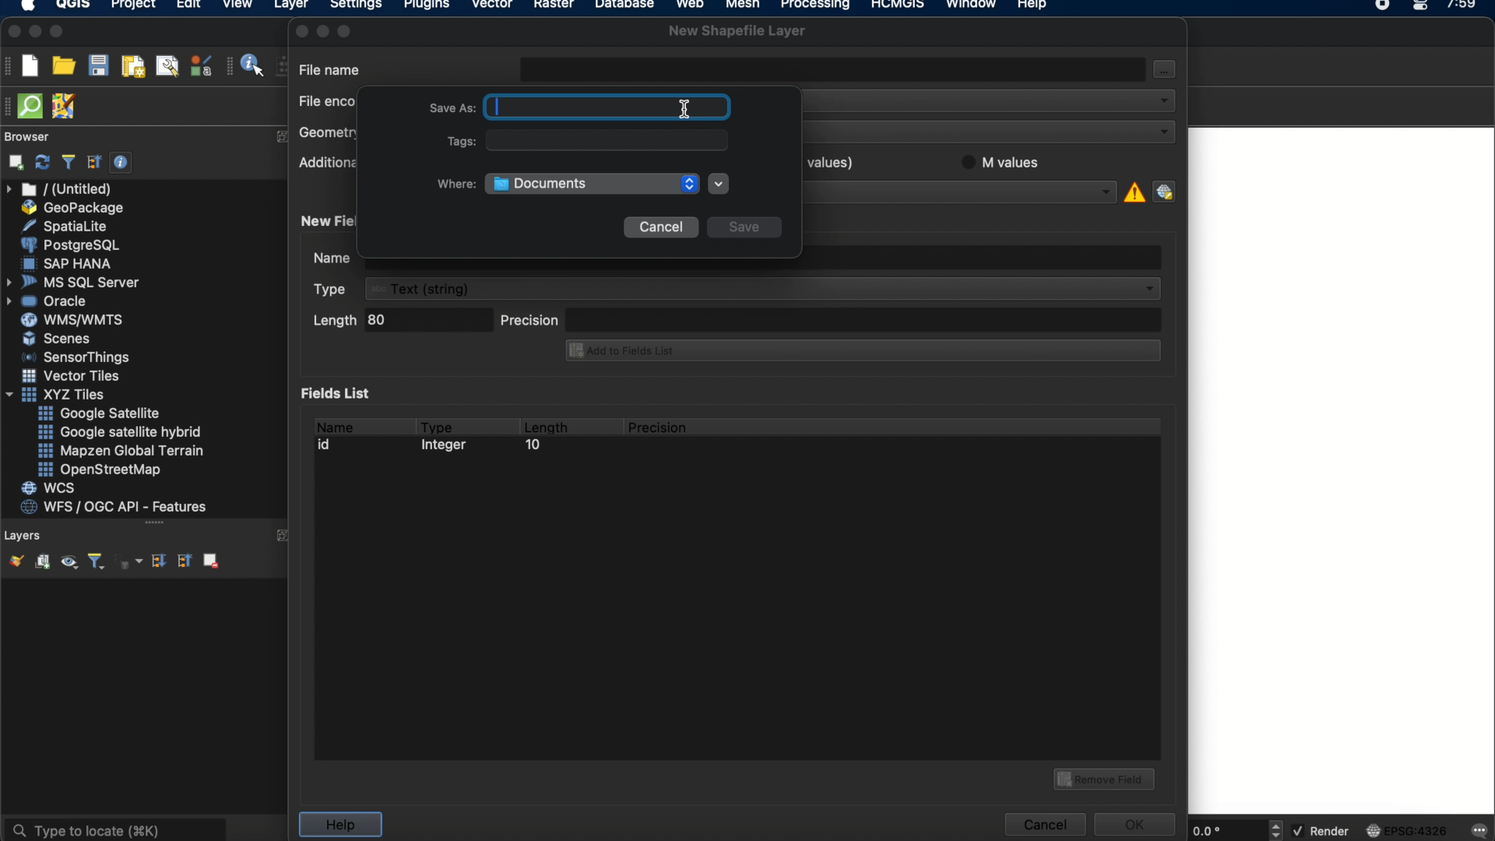 This screenshot has width=1495, height=841. What do you see at coordinates (121, 432) in the screenshot?
I see `google satellite hybrid` at bounding box center [121, 432].